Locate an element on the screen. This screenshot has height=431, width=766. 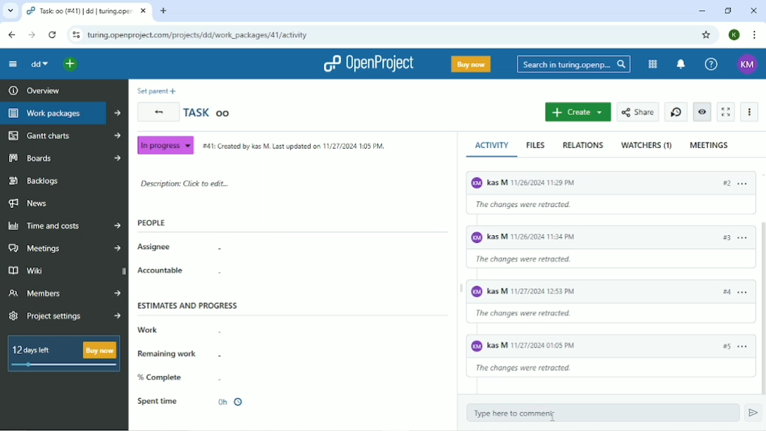
Search in turing.openprojects.com is located at coordinates (573, 64).